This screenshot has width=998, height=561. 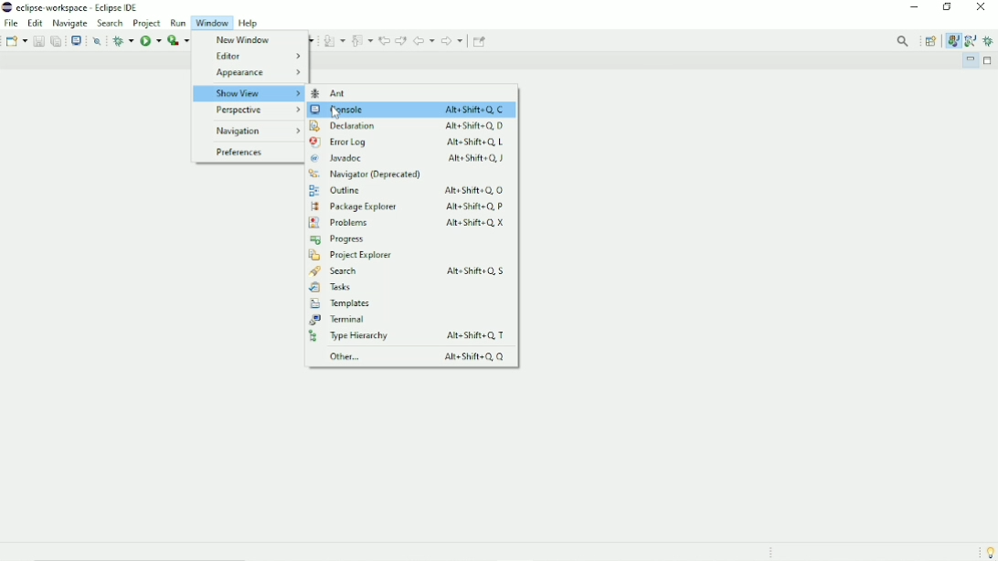 What do you see at coordinates (481, 40) in the screenshot?
I see `Pin Editor` at bounding box center [481, 40].